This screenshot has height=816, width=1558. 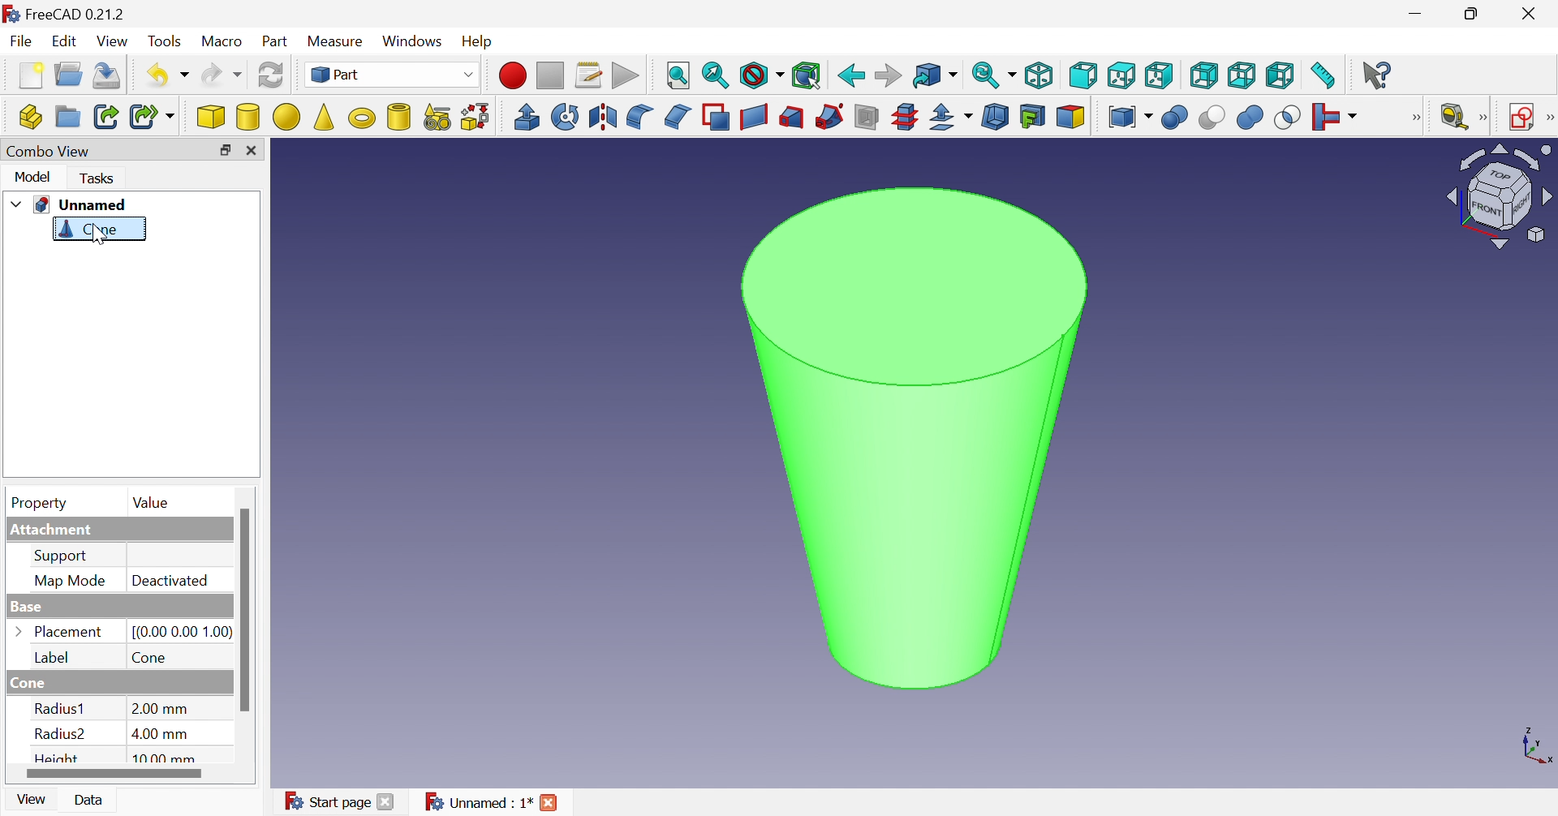 I want to click on x, y, z axis, so click(x=1534, y=749).